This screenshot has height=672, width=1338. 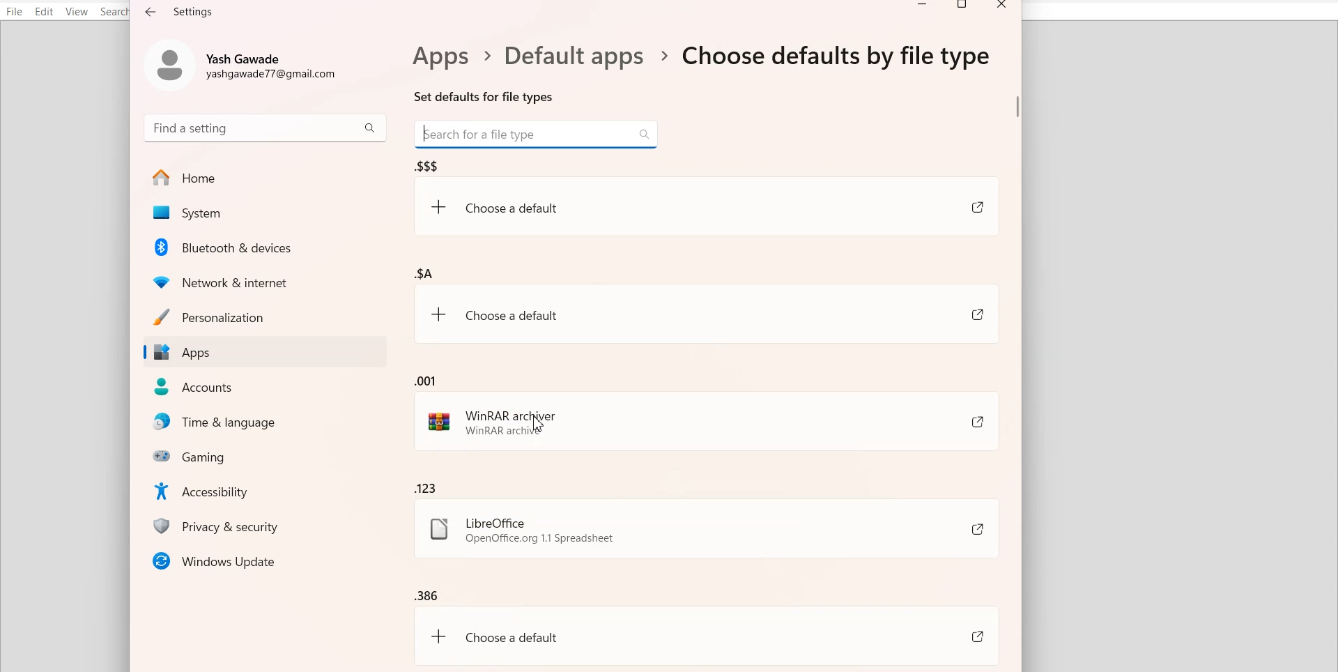 What do you see at coordinates (246, 63) in the screenshot?
I see `Account` at bounding box center [246, 63].